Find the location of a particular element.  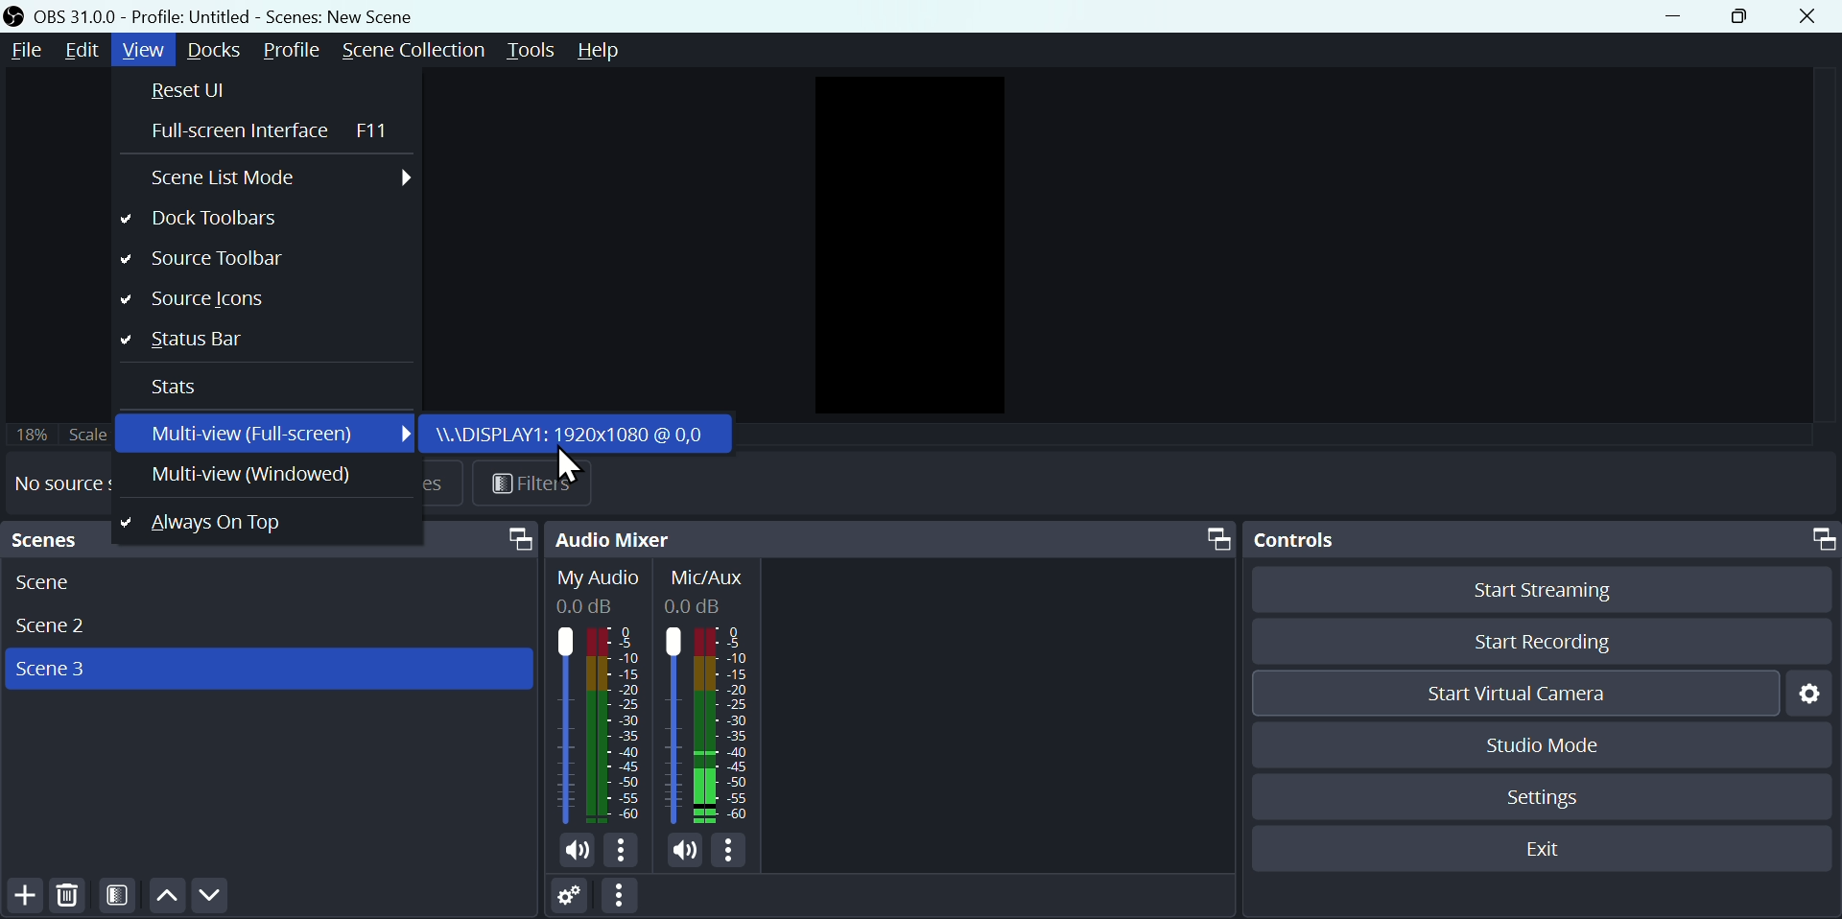

 is located at coordinates (1673, 15).